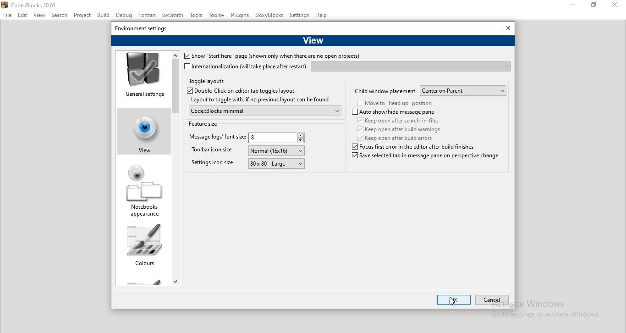 Image resolution: width=626 pixels, height=333 pixels. What do you see at coordinates (31, 5) in the screenshot?
I see `Code :: Blocks 20.03` at bounding box center [31, 5].